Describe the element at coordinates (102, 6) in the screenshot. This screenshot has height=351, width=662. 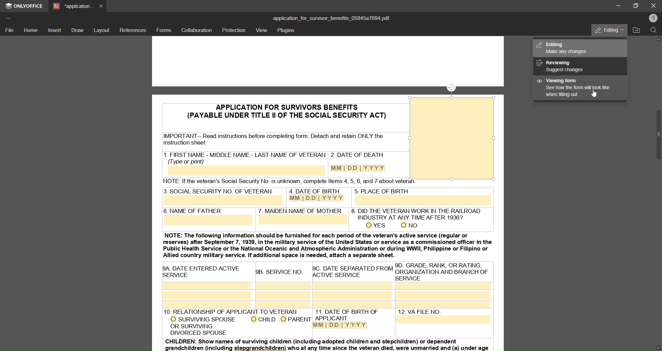
I see `close tab` at that location.